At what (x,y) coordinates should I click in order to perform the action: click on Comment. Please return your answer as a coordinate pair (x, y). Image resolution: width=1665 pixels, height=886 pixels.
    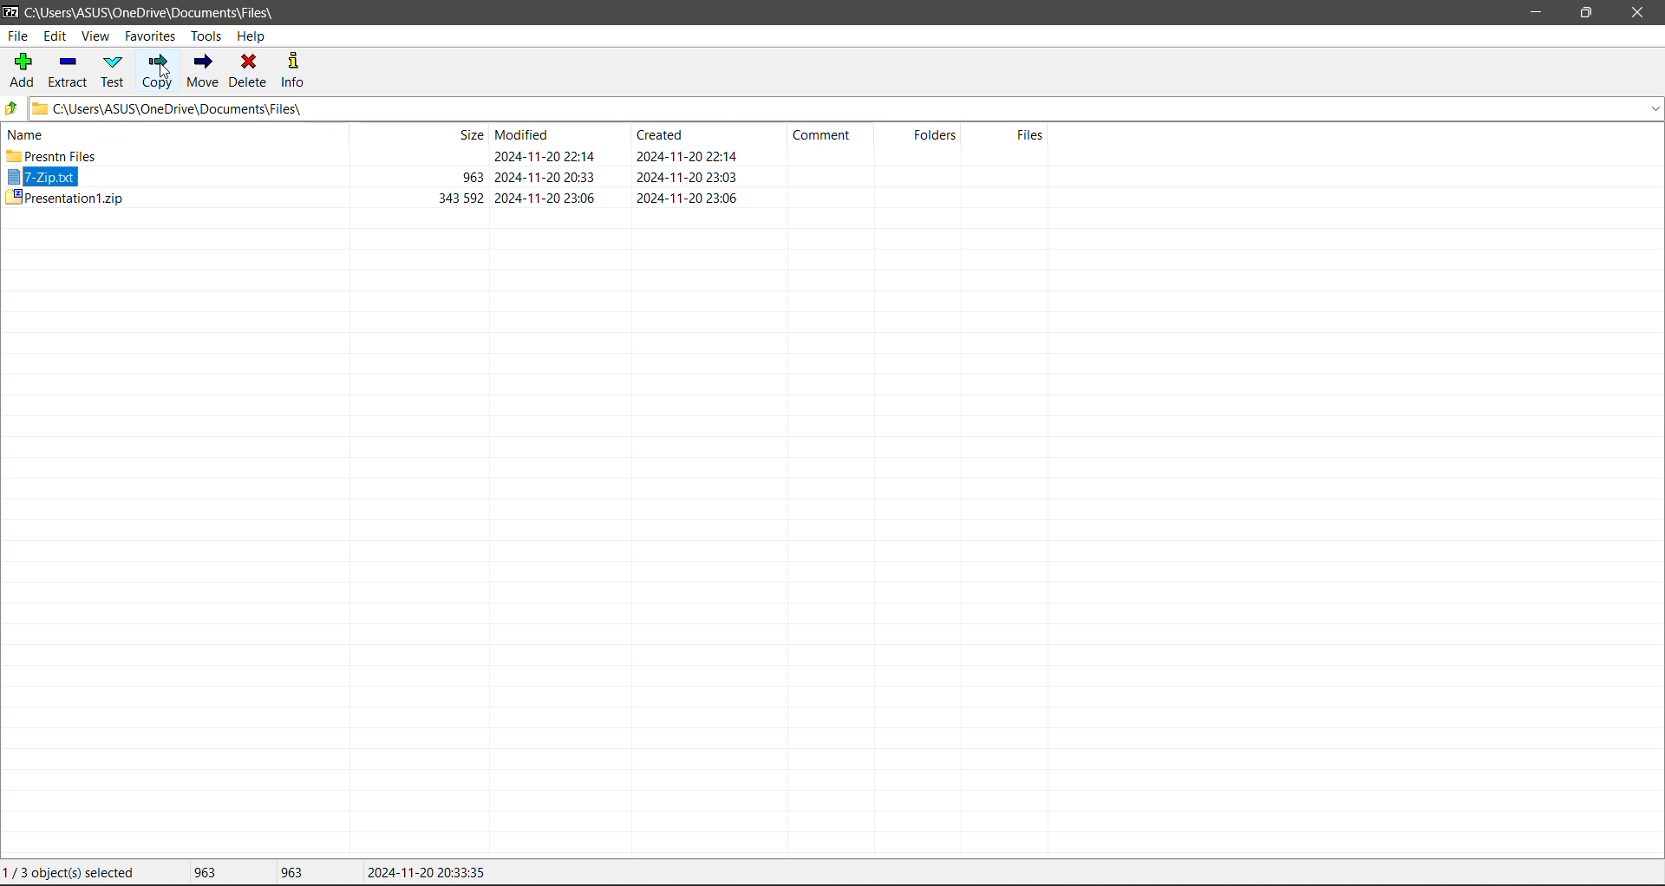
    Looking at the image, I should click on (829, 139).